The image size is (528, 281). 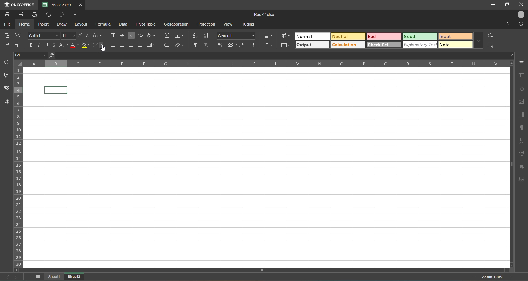 What do you see at coordinates (522, 89) in the screenshot?
I see `shapes` at bounding box center [522, 89].